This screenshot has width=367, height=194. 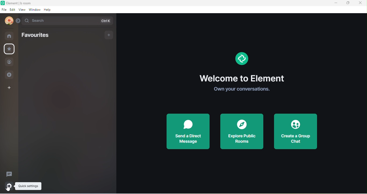 What do you see at coordinates (109, 35) in the screenshot?
I see `add` at bounding box center [109, 35].